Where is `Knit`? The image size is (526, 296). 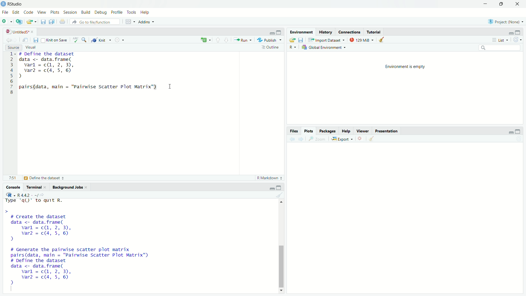
Knit is located at coordinates (101, 40).